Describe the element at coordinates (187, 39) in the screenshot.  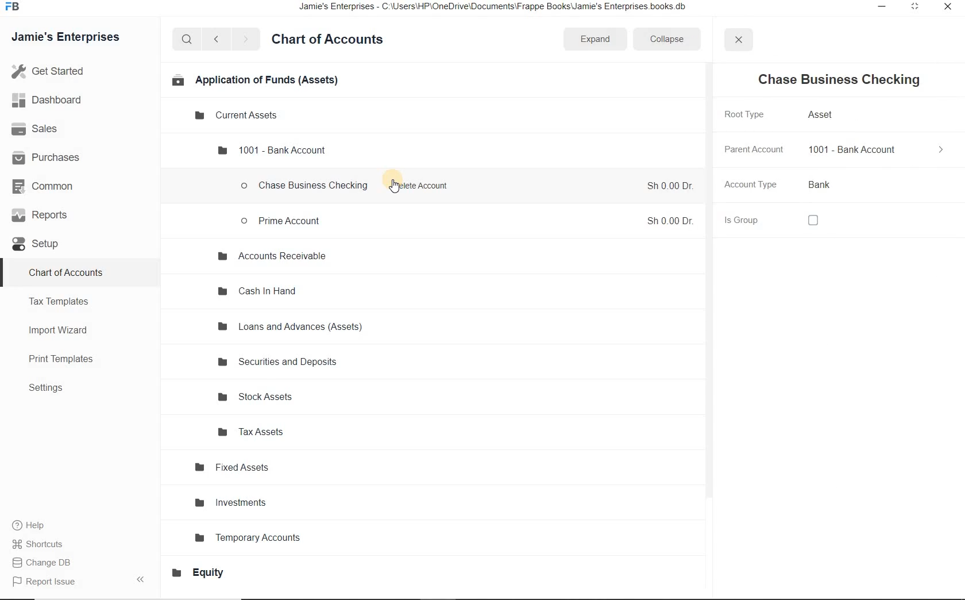
I see `search` at that location.